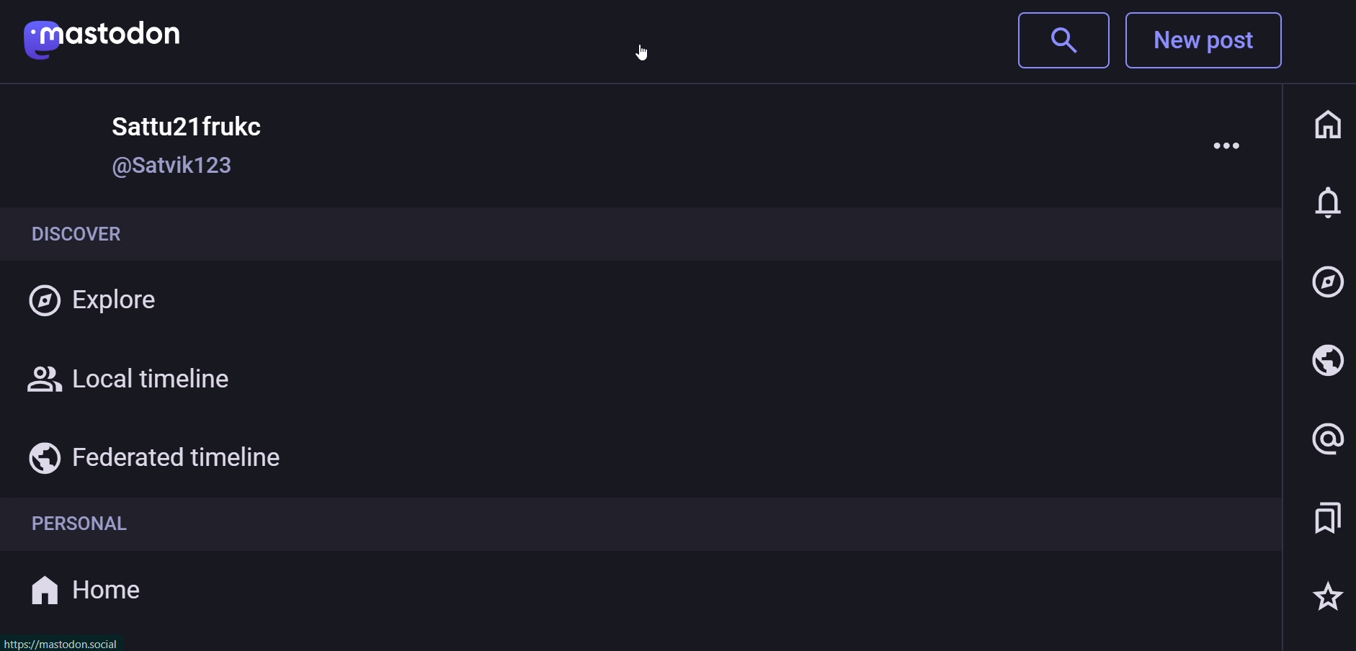 Image resolution: width=1356 pixels, height=651 pixels. I want to click on home, so click(86, 591).